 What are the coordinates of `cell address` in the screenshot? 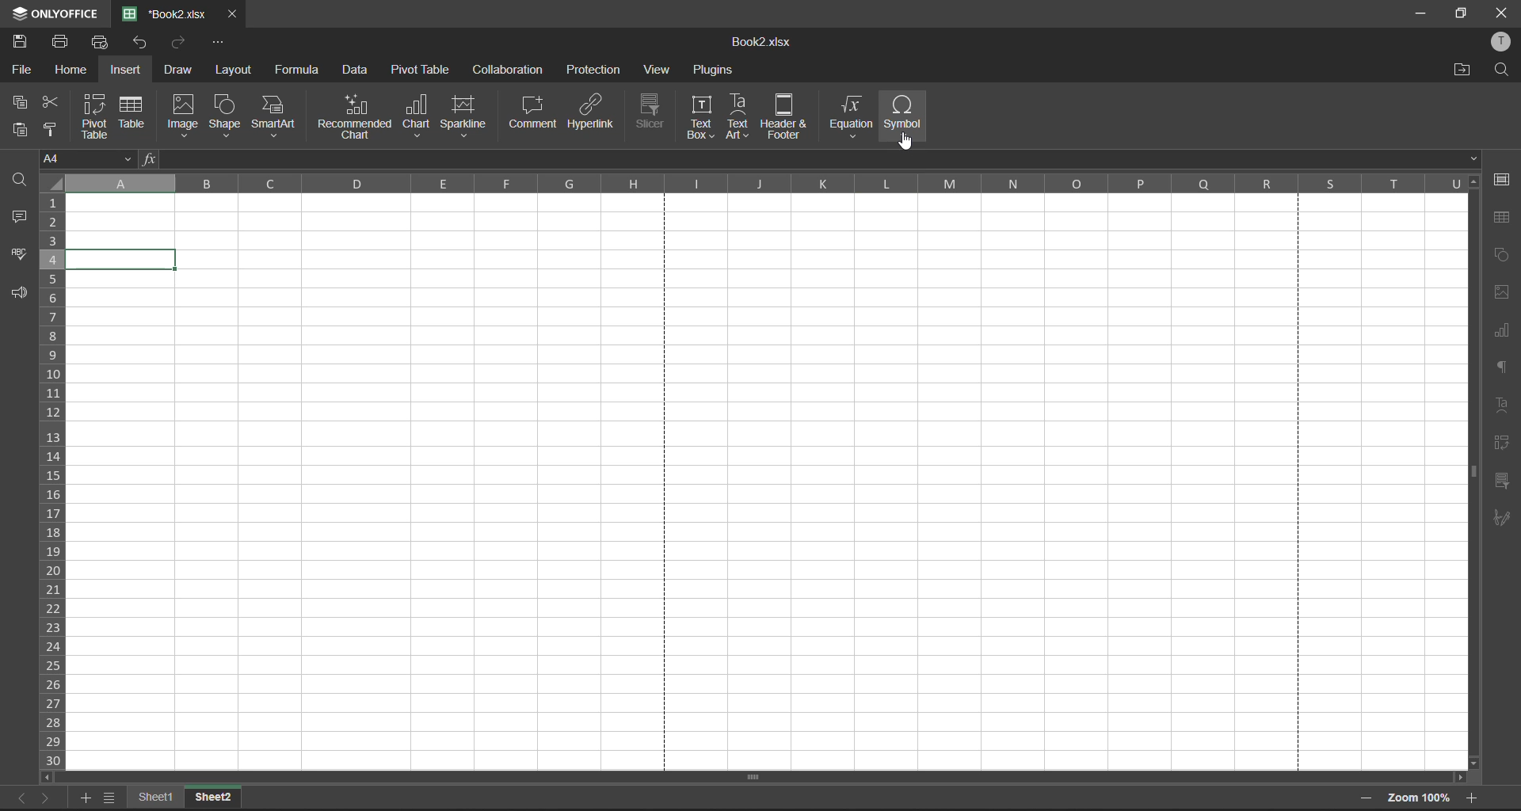 It's located at (88, 158).